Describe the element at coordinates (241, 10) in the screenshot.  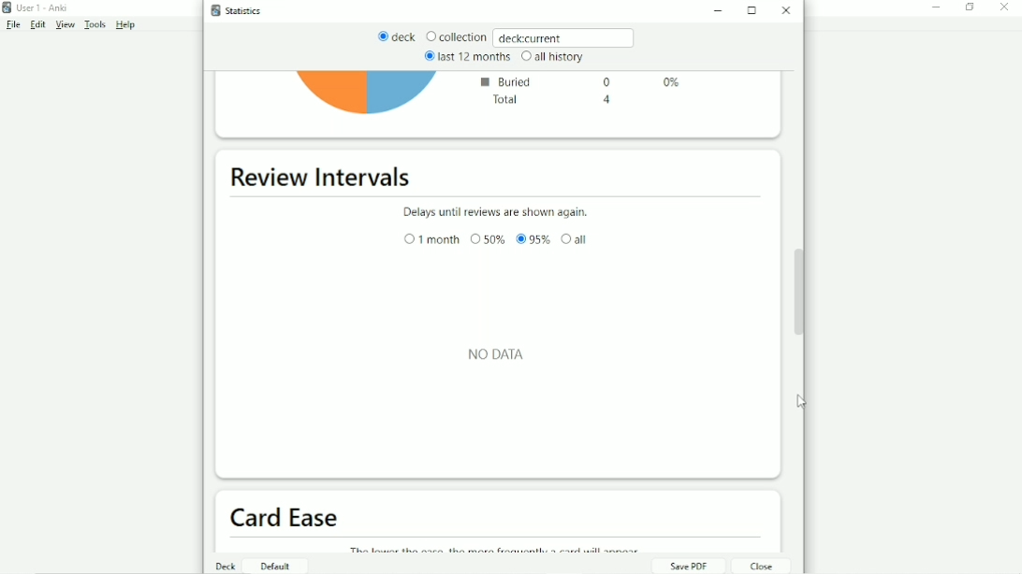
I see `Statistics` at that location.